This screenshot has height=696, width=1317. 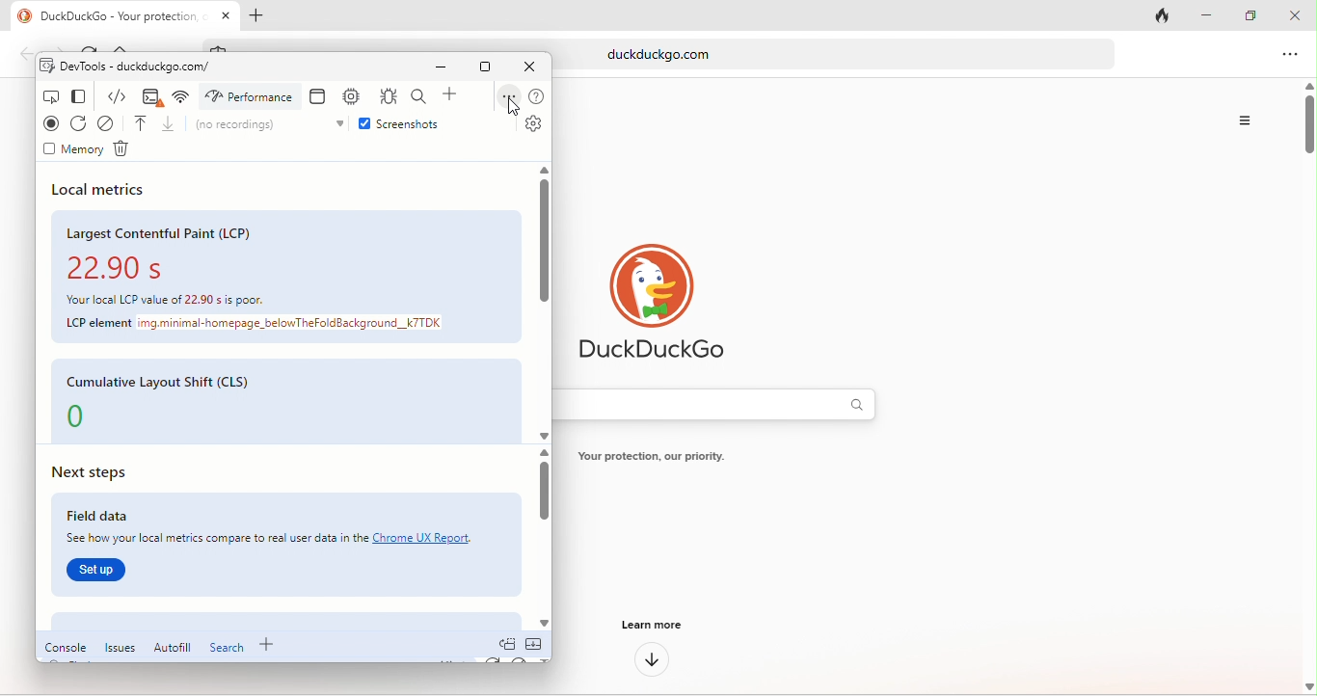 What do you see at coordinates (489, 67) in the screenshot?
I see `maximize` at bounding box center [489, 67].